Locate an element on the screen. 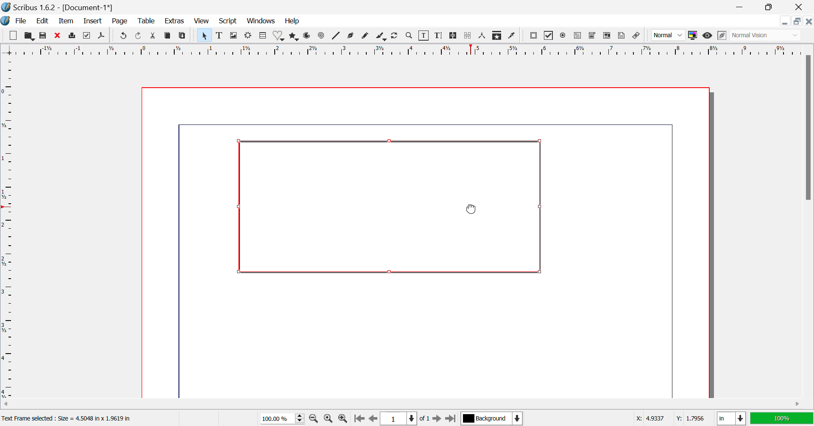  Save is located at coordinates (42, 36).